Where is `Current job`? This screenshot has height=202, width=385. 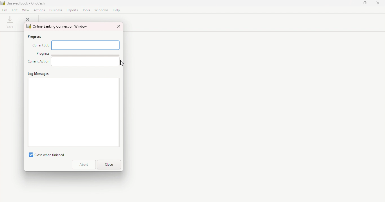 Current job is located at coordinates (40, 45).